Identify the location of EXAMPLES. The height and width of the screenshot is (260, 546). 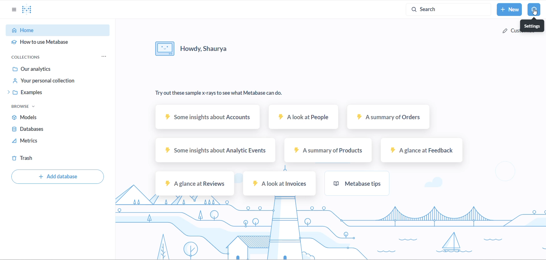
(43, 93).